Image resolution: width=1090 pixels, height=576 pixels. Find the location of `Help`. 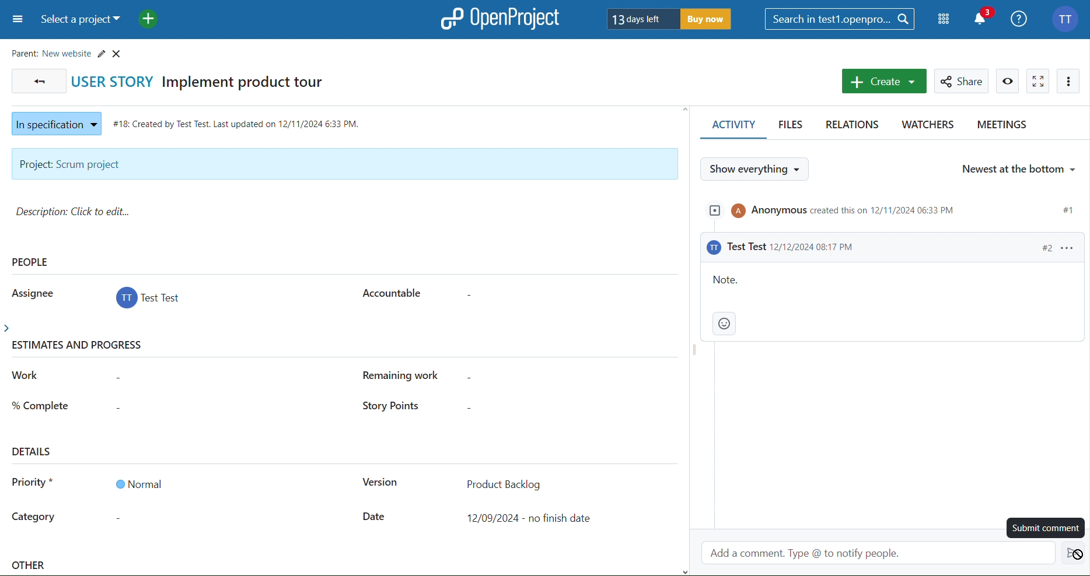

Help is located at coordinates (1020, 17).